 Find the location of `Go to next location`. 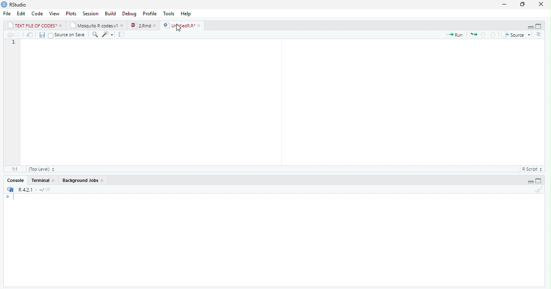

Go to next location is located at coordinates (18, 35).